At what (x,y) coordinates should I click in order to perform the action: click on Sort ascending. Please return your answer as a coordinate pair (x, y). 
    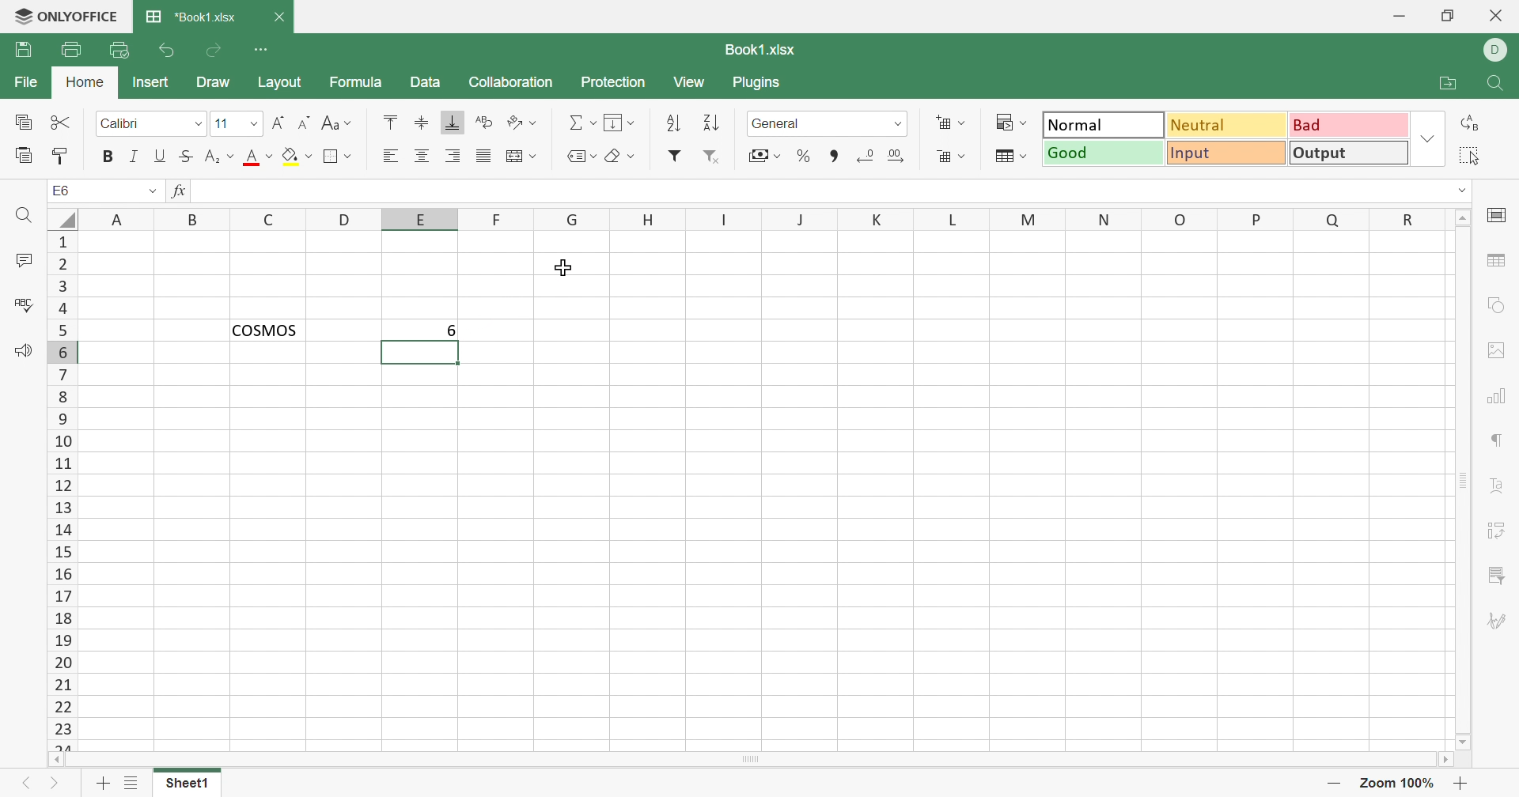
    Looking at the image, I should click on (674, 125).